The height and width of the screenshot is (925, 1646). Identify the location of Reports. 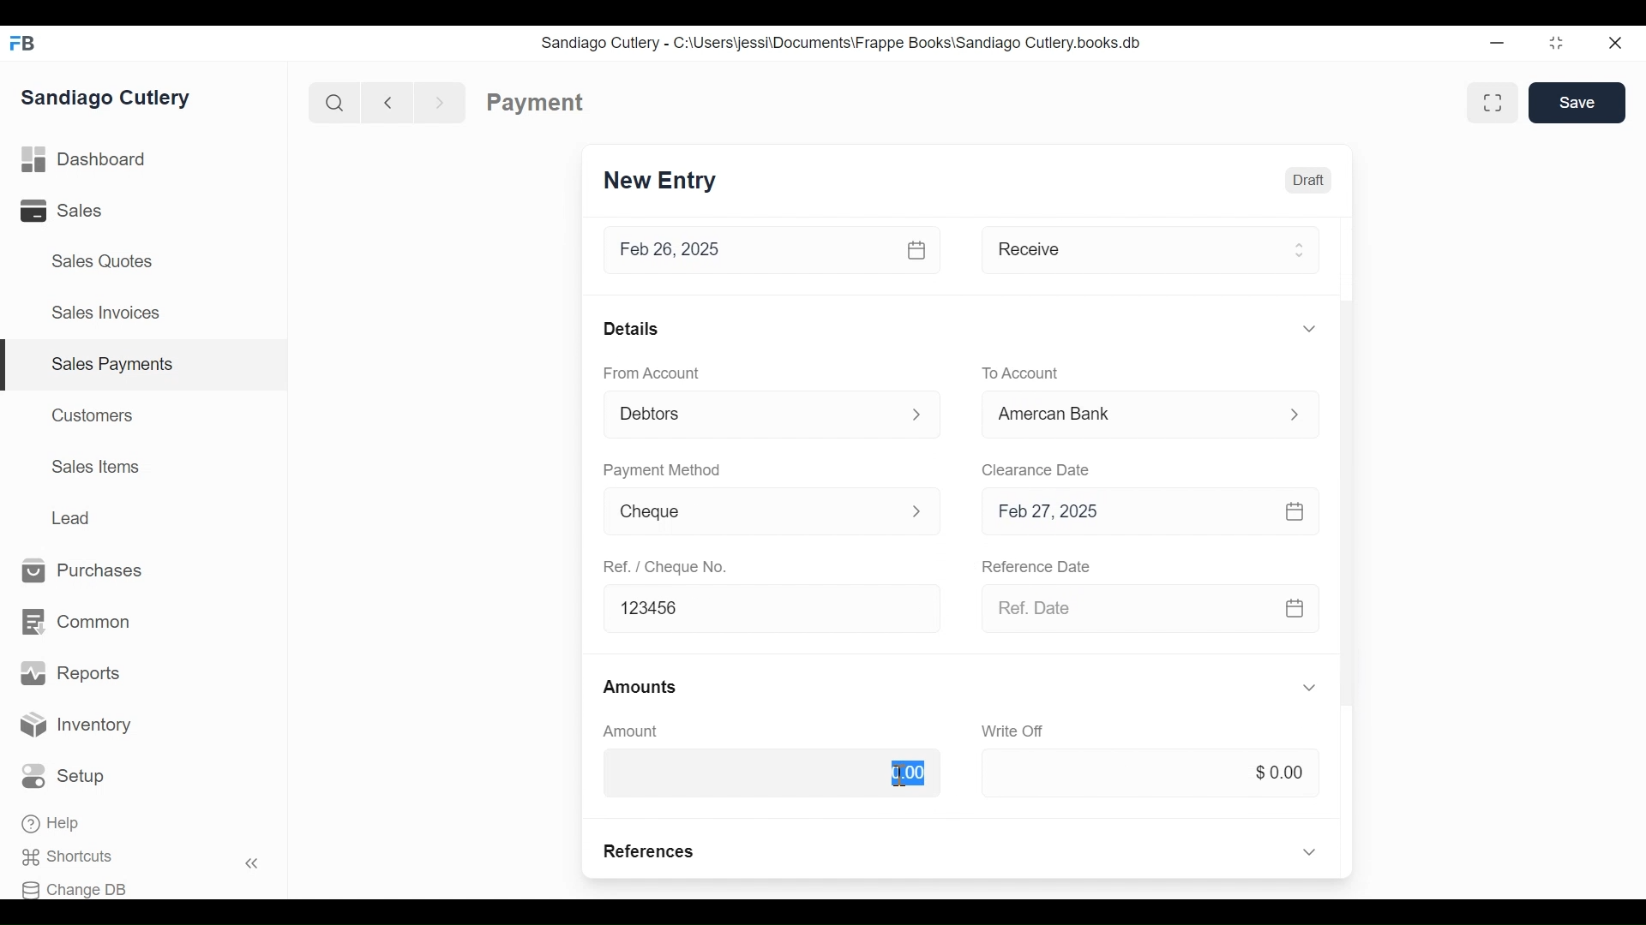
(70, 673).